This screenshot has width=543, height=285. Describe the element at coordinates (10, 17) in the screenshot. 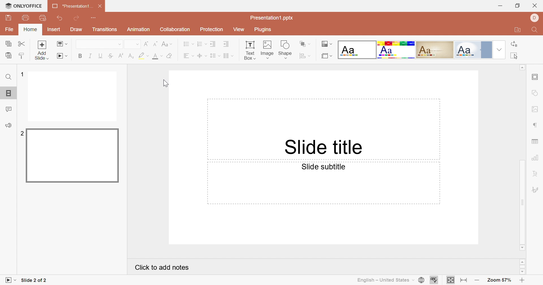

I see `Save` at that location.